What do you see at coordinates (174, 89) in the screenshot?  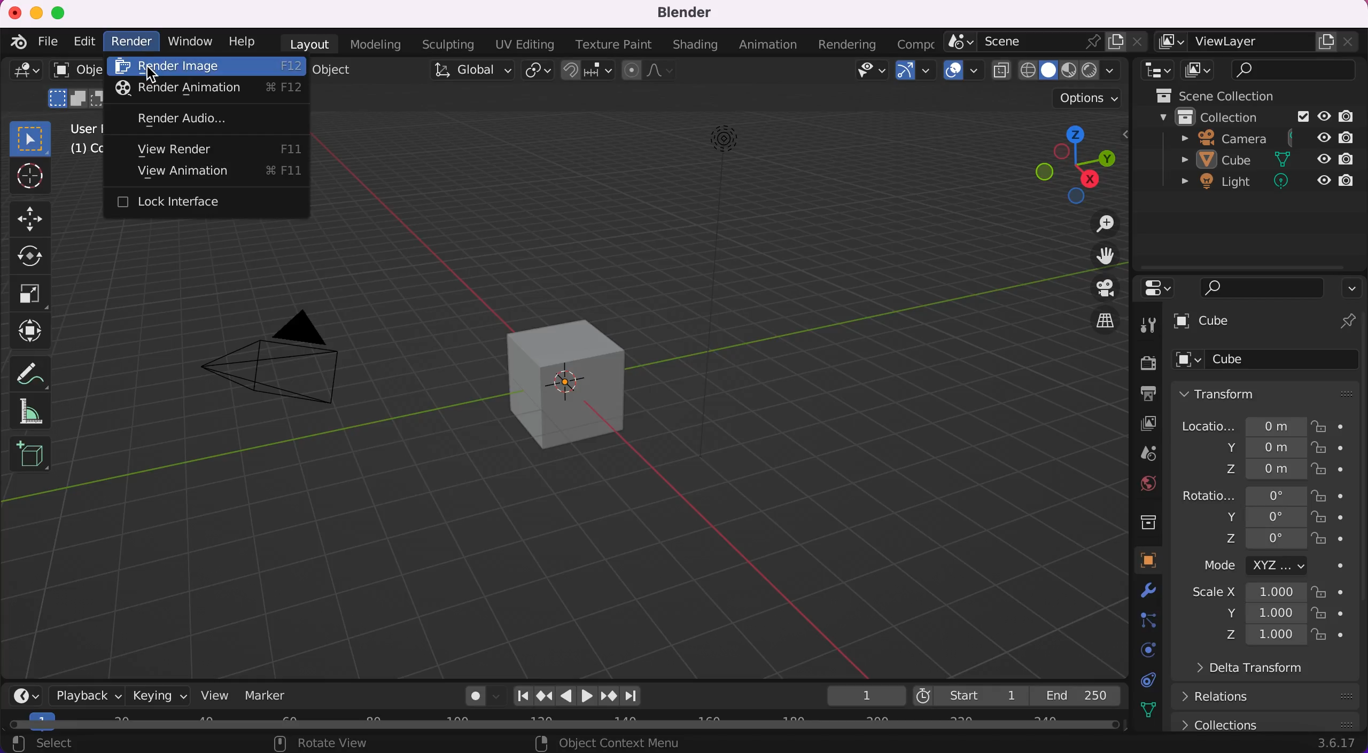 I see `render animation` at bounding box center [174, 89].